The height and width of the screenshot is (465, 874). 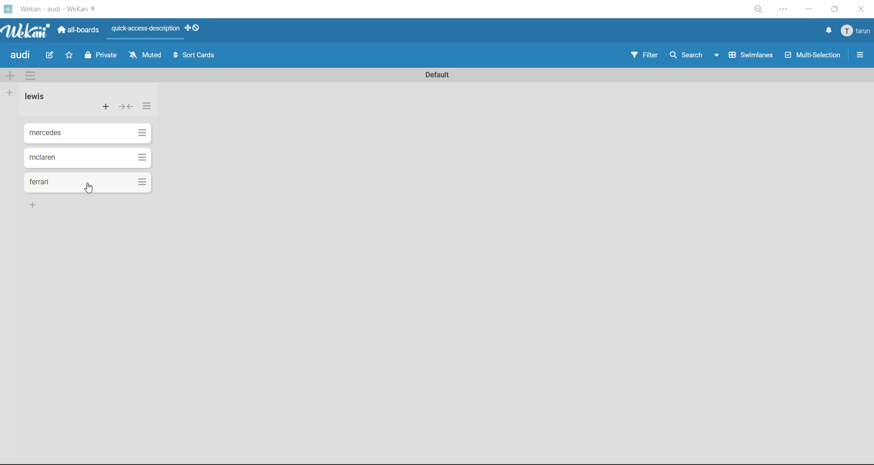 What do you see at coordinates (808, 10) in the screenshot?
I see `minimize` at bounding box center [808, 10].